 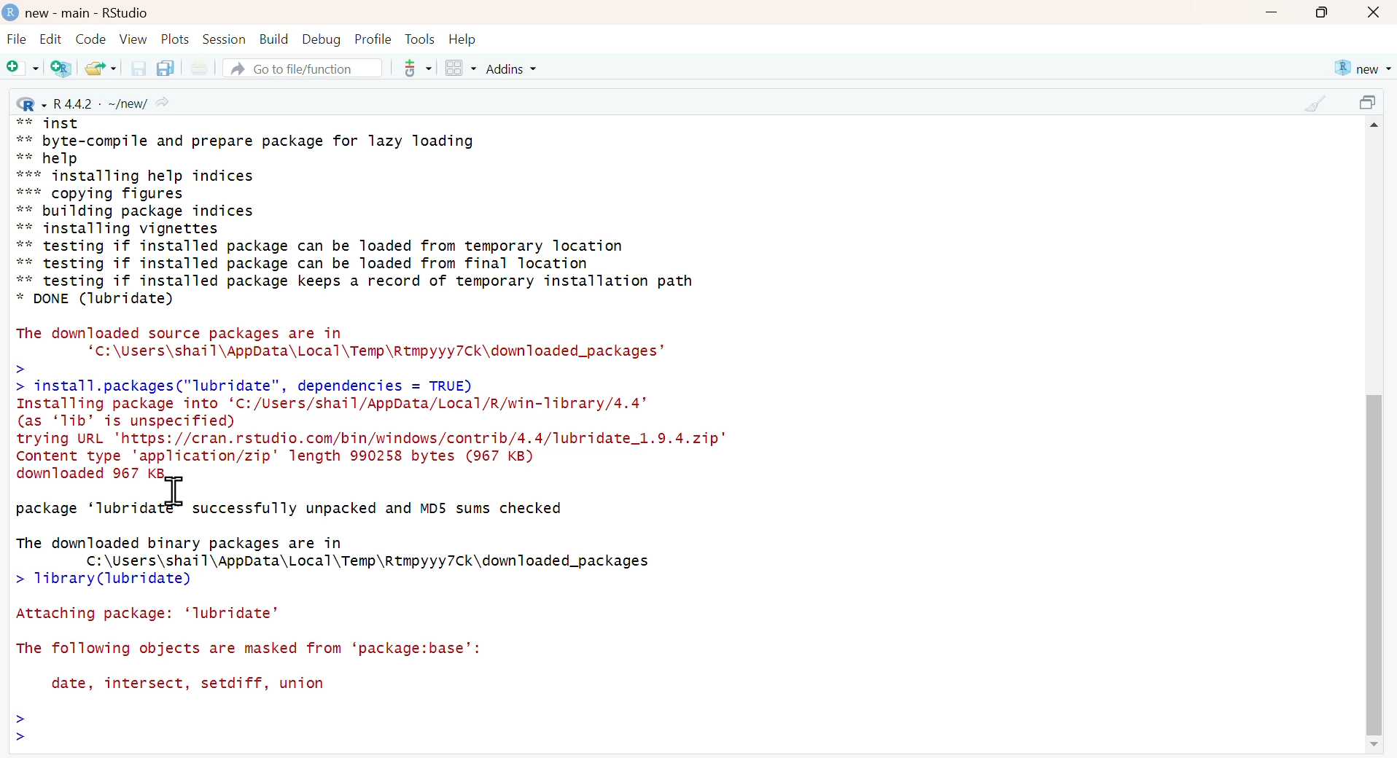 What do you see at coordinates (165, 67) in the screenshot?
I see `save all the open documents` at bounding box center [165, 67].